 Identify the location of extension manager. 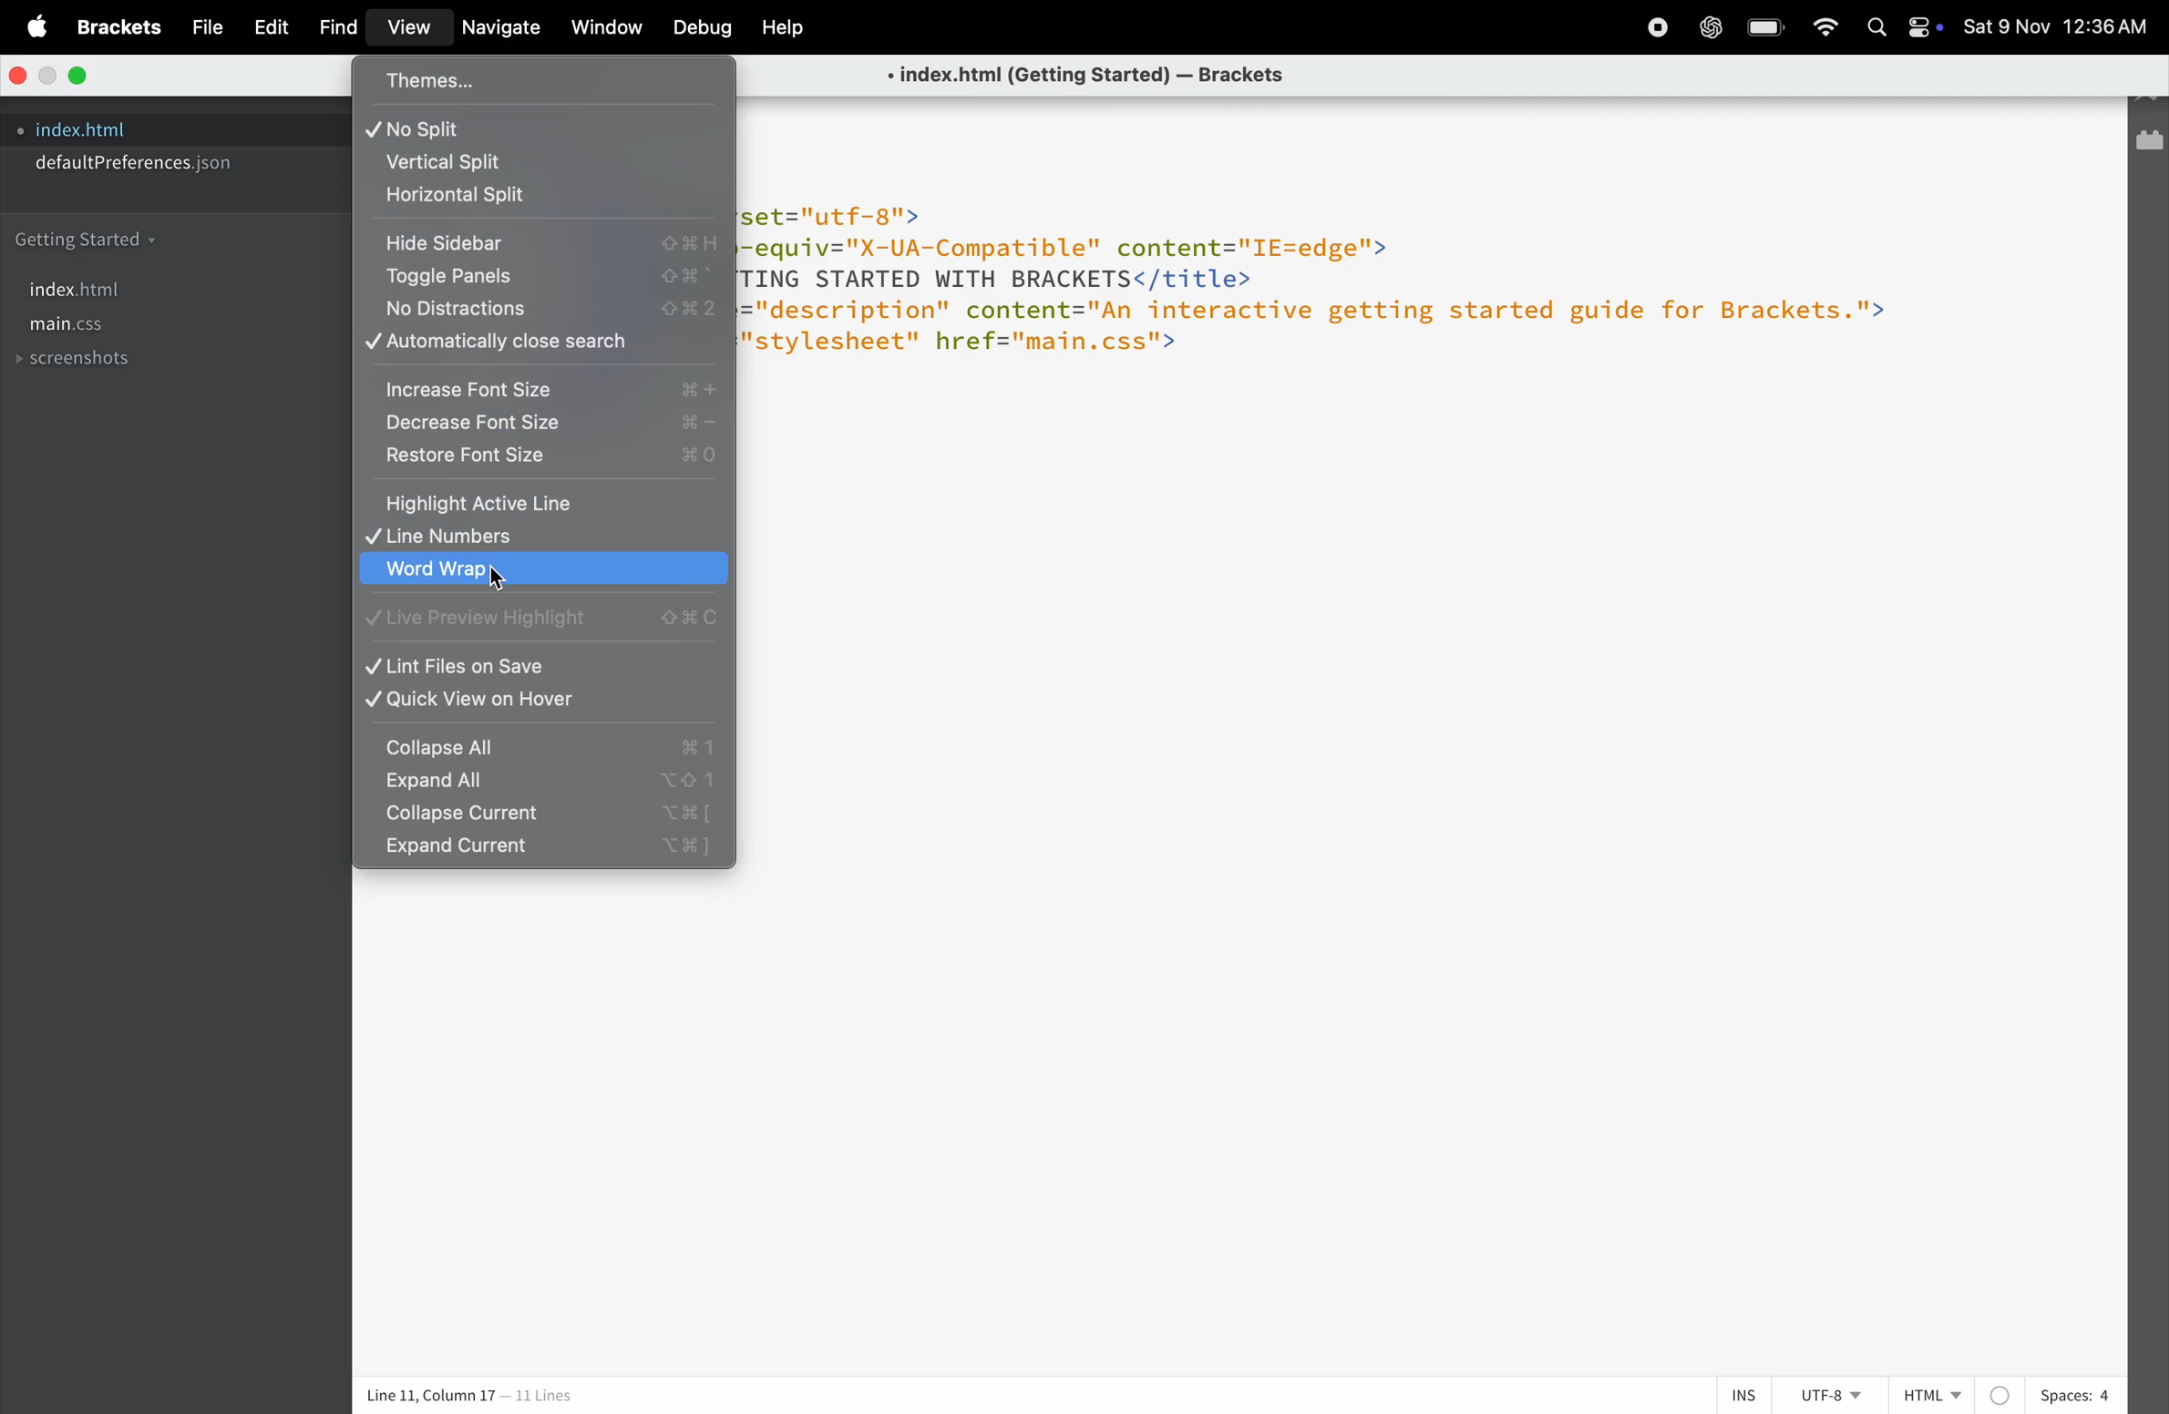
(2149, 141).